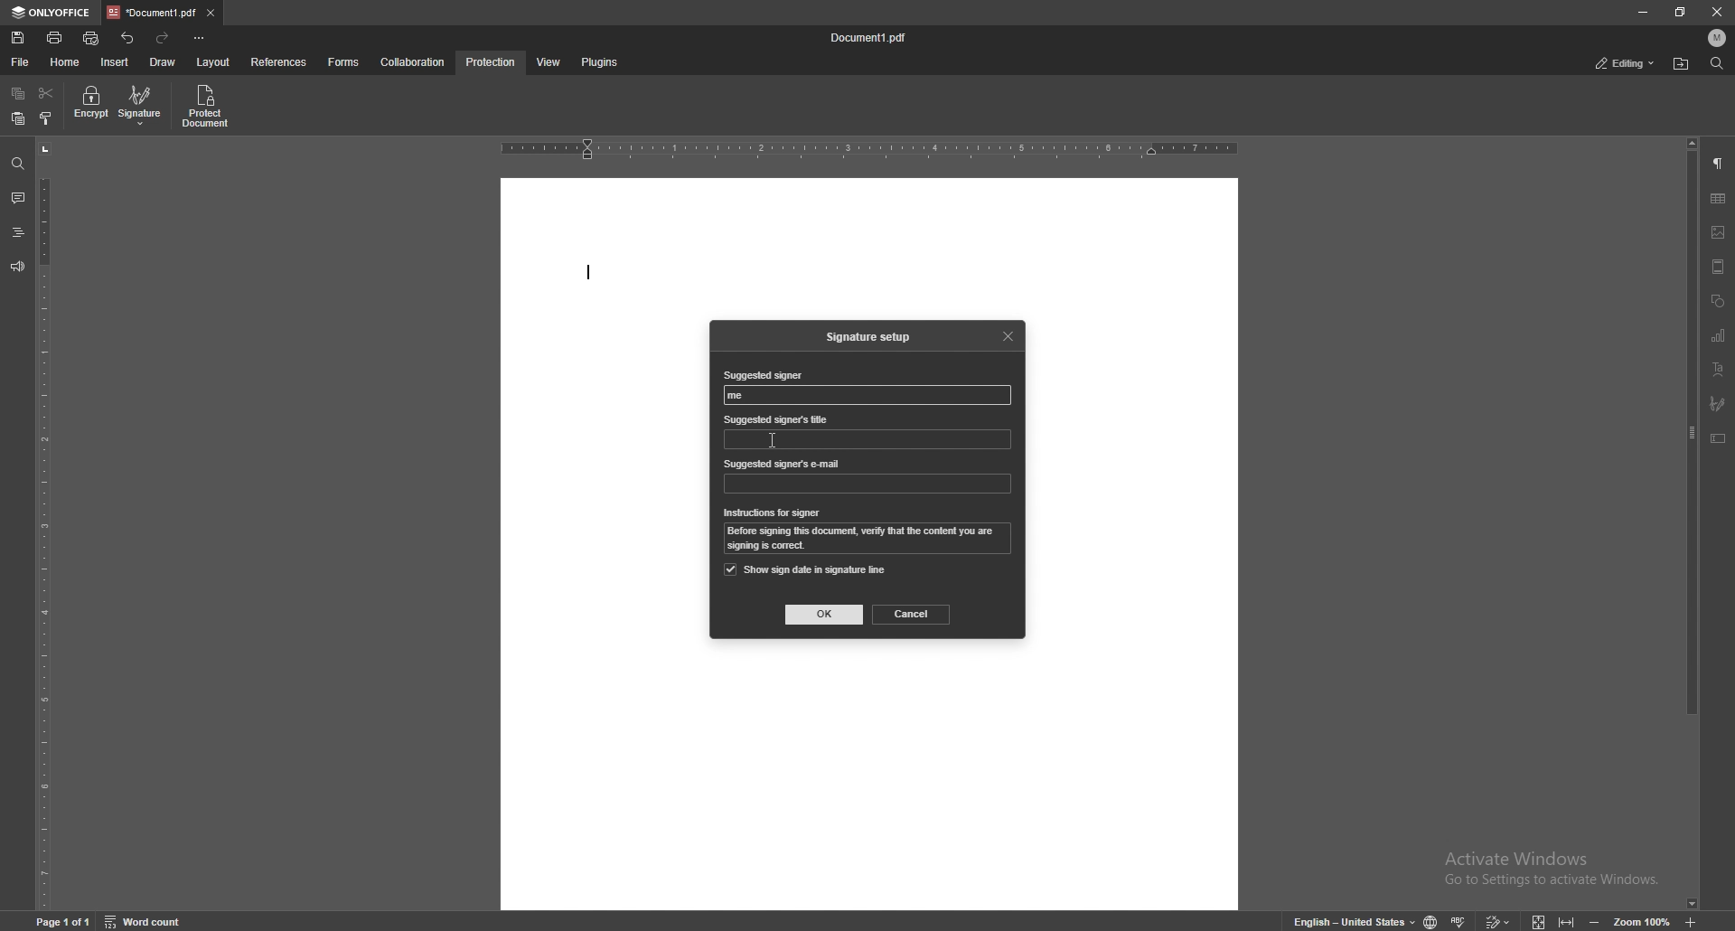 This screenshot has width=1735, height=931. I want to click on chart, so click(1719, 336).